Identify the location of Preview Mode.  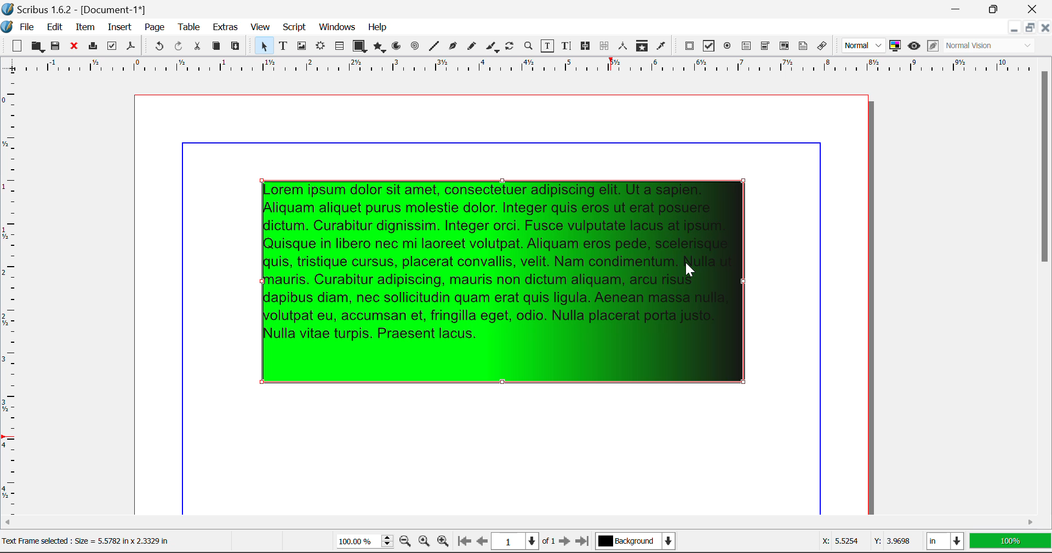
(864, 45).